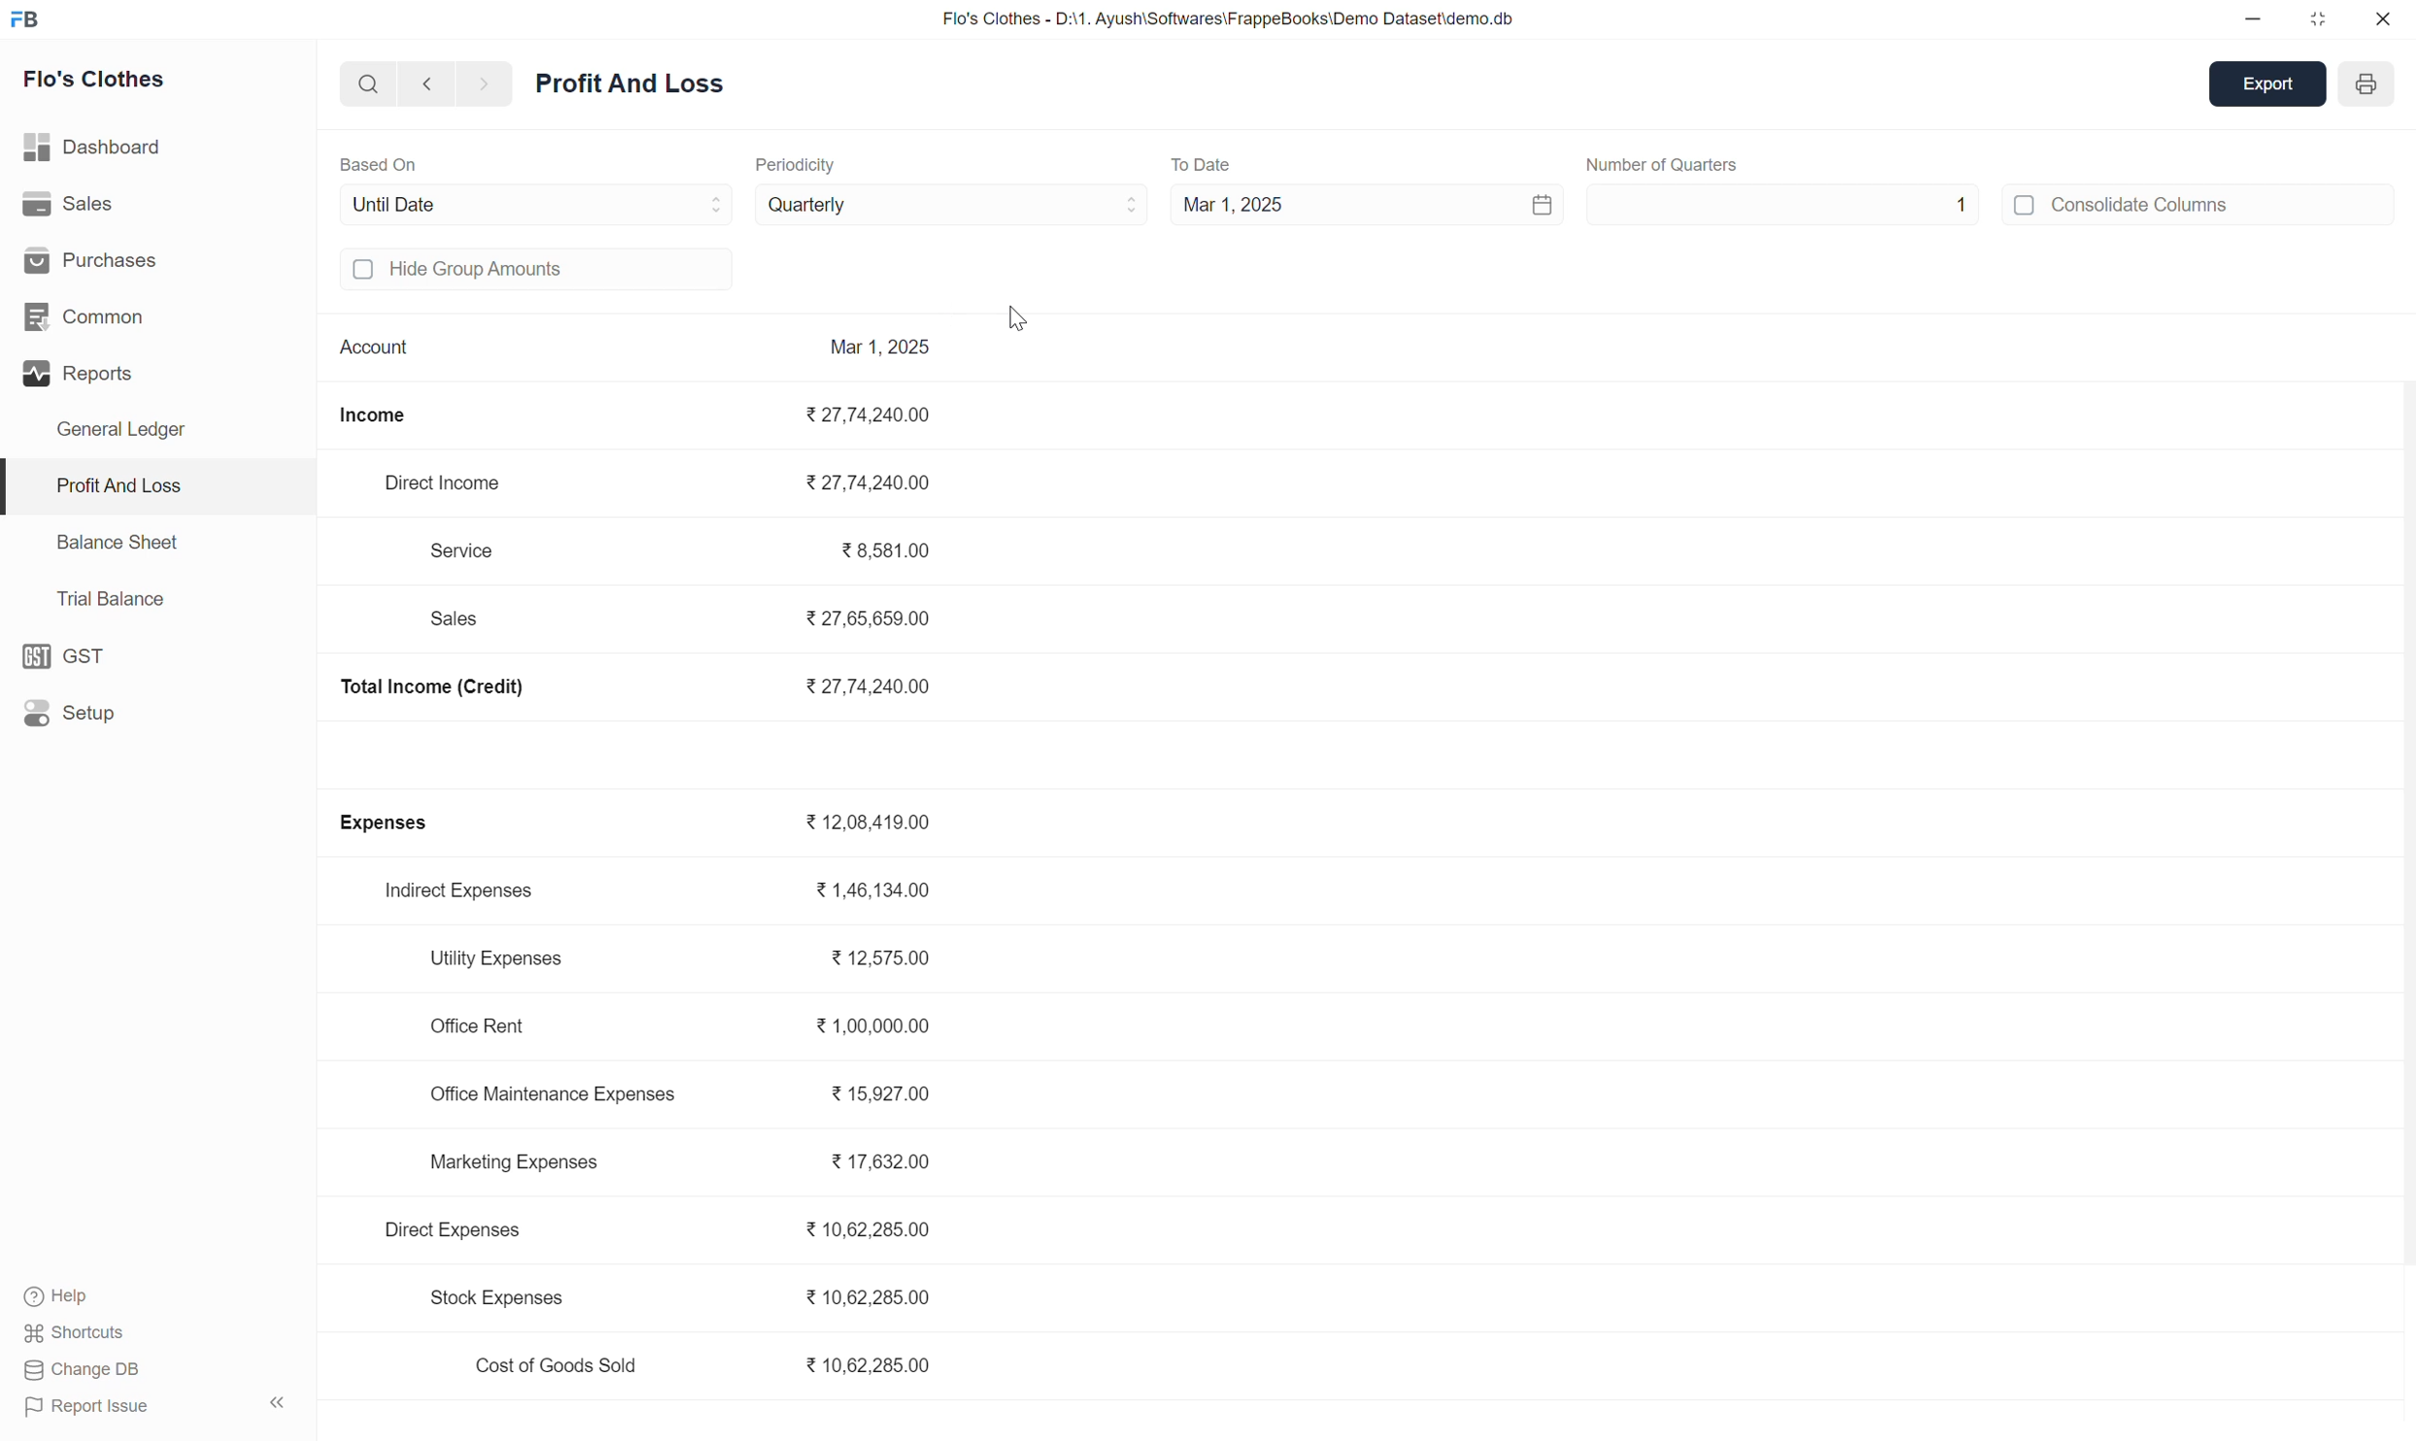 Image resolution: width=2416 pixels, height=1441 pixels. Describe the element at coordinates (79, 381) in the screenshot. I see `Reports` at that location.